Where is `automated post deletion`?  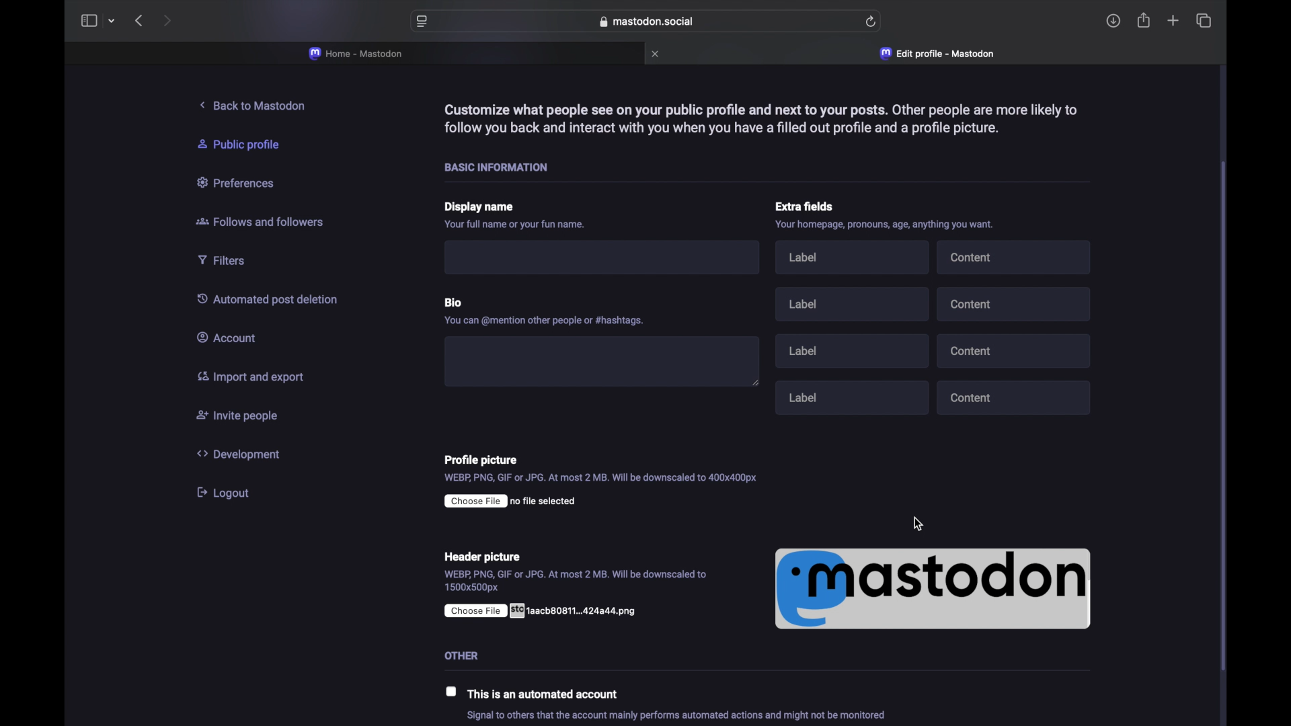
automated post deletion is located at coordinates (273, 300).